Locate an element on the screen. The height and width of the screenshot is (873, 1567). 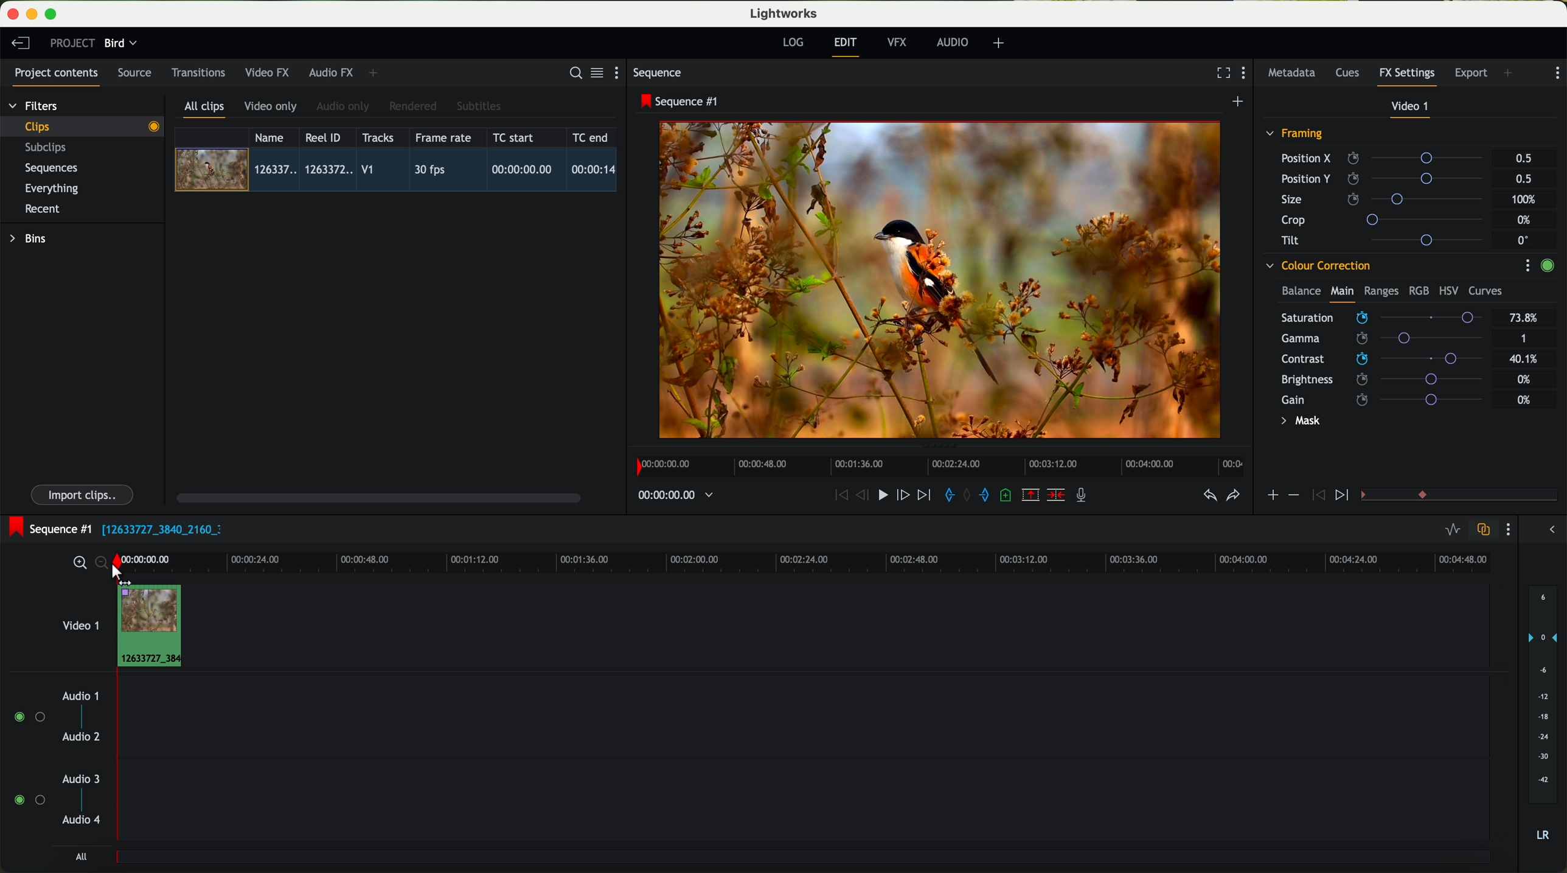
icon is located at coordinates (1293, 495).